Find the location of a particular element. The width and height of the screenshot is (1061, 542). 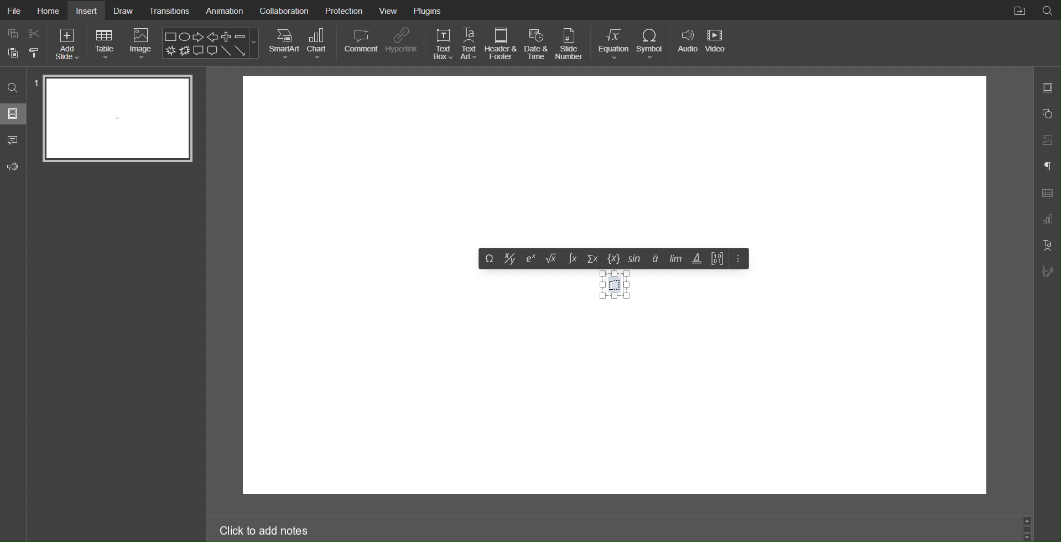

Table is located at coordinates (1047, 193).